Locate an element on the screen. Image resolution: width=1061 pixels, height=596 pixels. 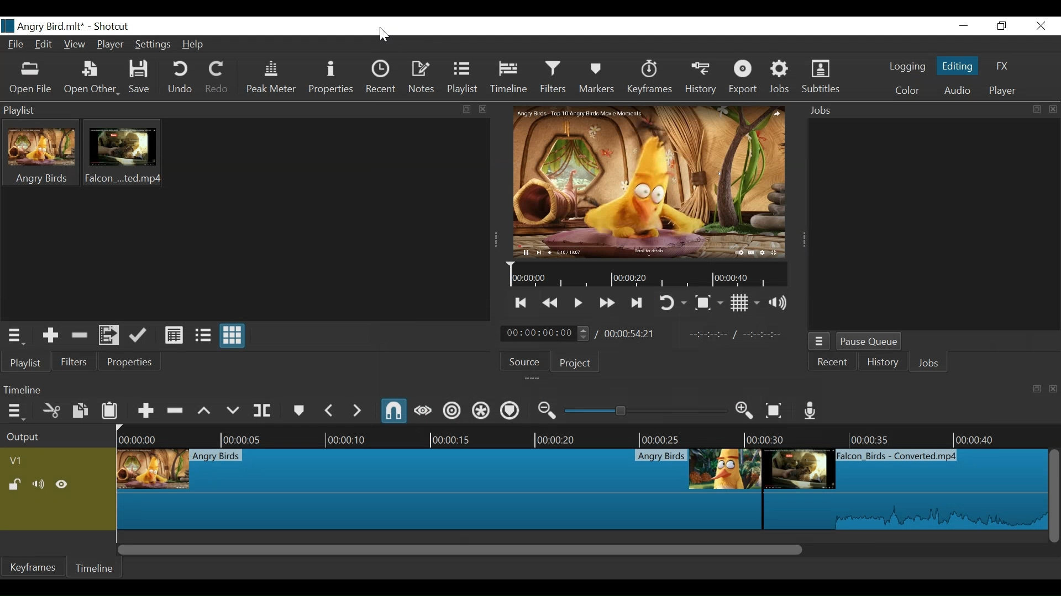
Remove cut is located at coordinates (78, 336).